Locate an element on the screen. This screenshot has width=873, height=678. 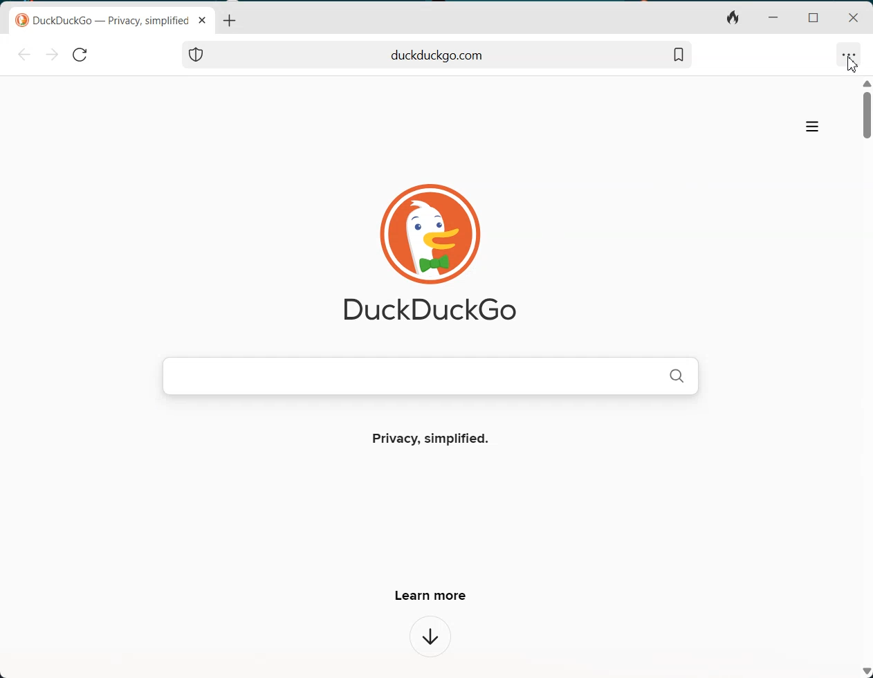
Vertical scrollbar is located at coordinates (867, 376).